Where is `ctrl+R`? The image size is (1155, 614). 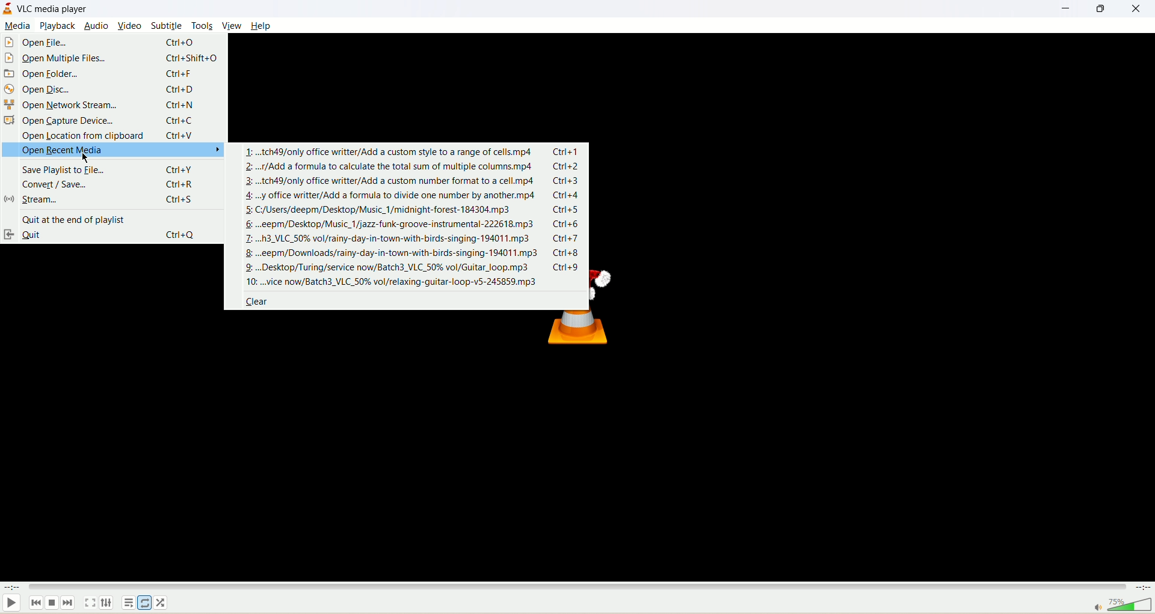
ctrl+R is located at coordinates (179, 184).